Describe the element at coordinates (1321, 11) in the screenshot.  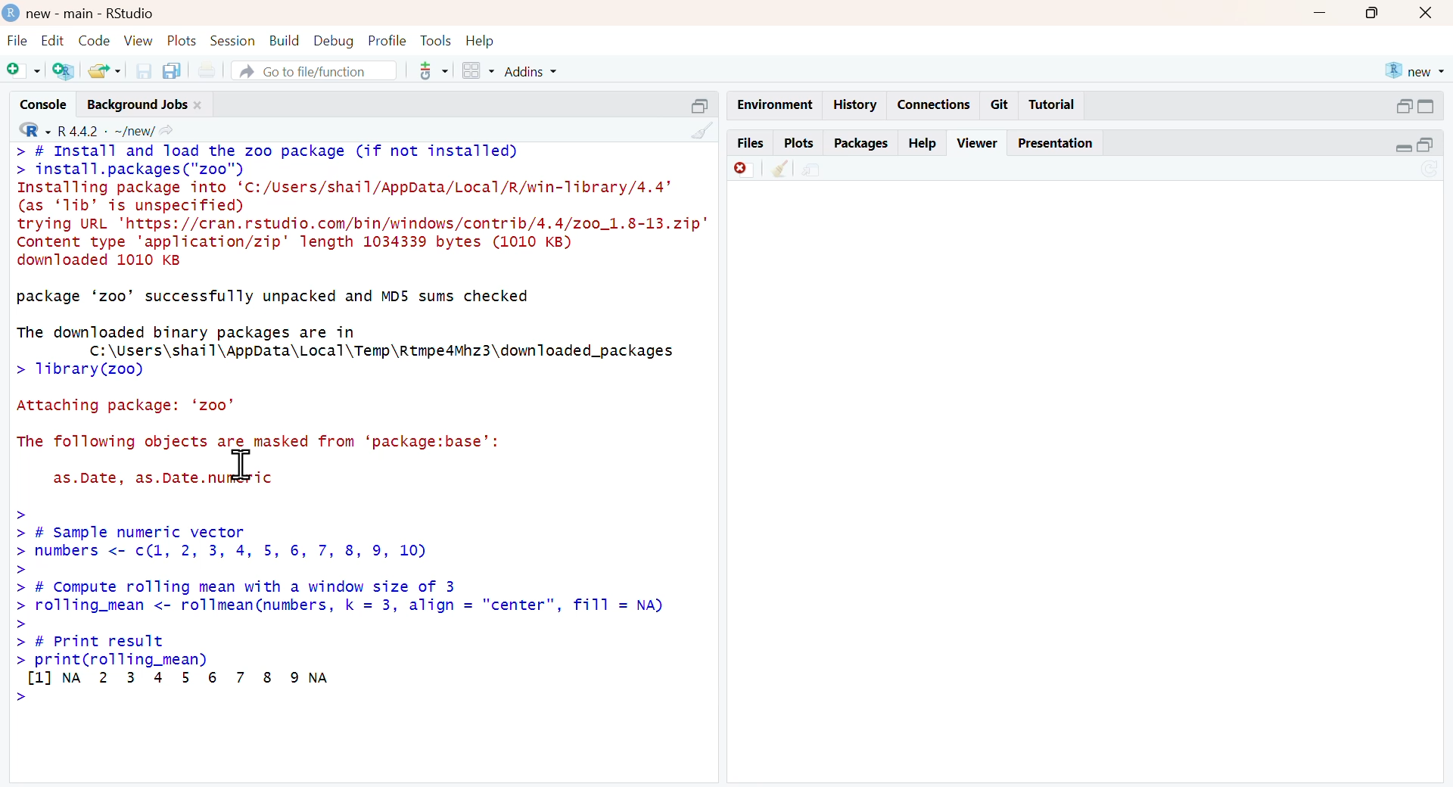
I see `minimise` at that location.